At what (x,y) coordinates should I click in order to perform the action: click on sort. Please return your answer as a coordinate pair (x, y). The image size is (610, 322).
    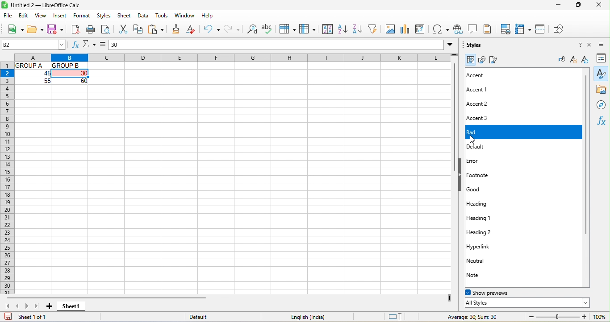
    Looking at the image, I should click on (326, 29).